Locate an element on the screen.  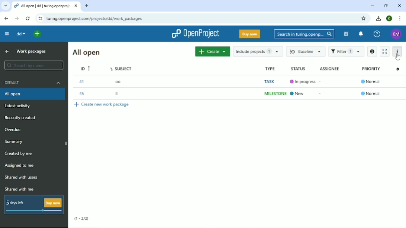
Buy now is located at coordinates (250, 34).